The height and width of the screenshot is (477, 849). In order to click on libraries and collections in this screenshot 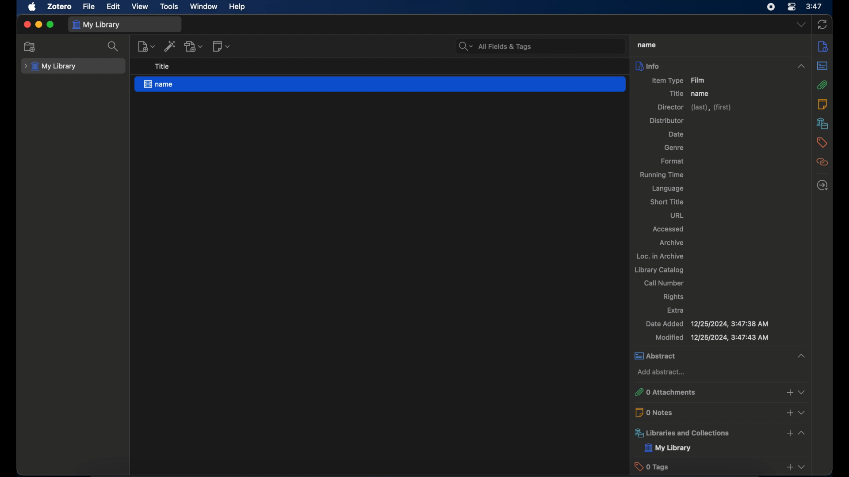, I will do `click(704, 432)`.